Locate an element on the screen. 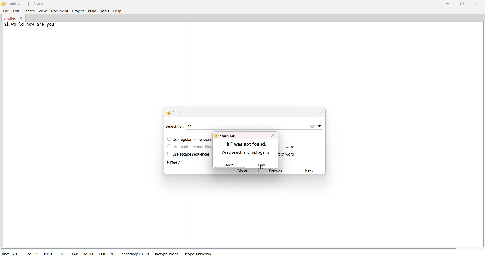 Image resolution: width=485 pixels, height=257 pixels. tab is located at coordinates (75, 253).